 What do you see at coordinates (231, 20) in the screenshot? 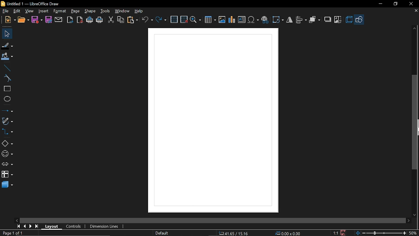
I see `Insert chart` at bounding box center [231, 20].